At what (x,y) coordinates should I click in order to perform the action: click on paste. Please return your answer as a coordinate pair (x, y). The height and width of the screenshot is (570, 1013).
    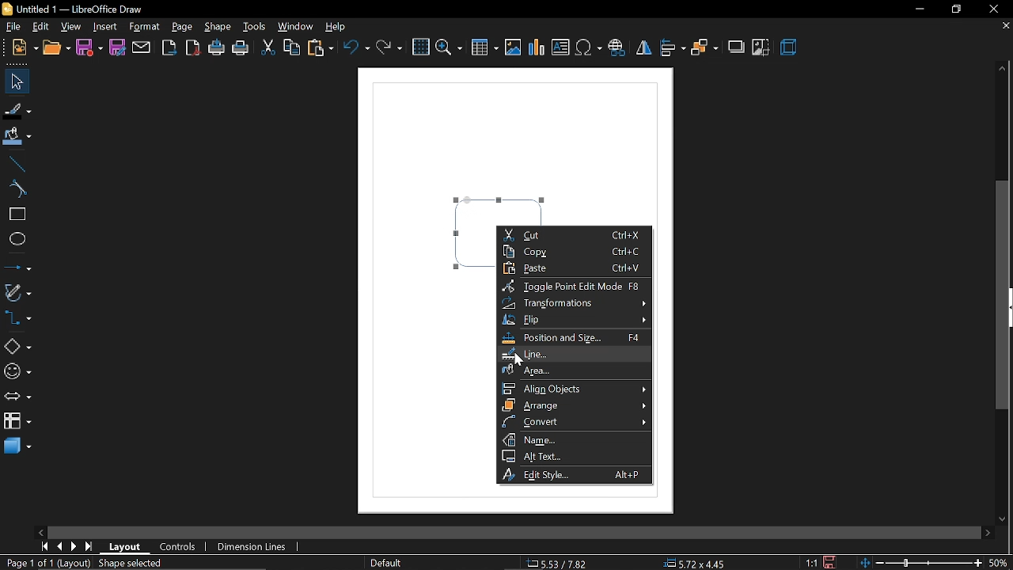
    Looking at the image, I should click on (574, 268).